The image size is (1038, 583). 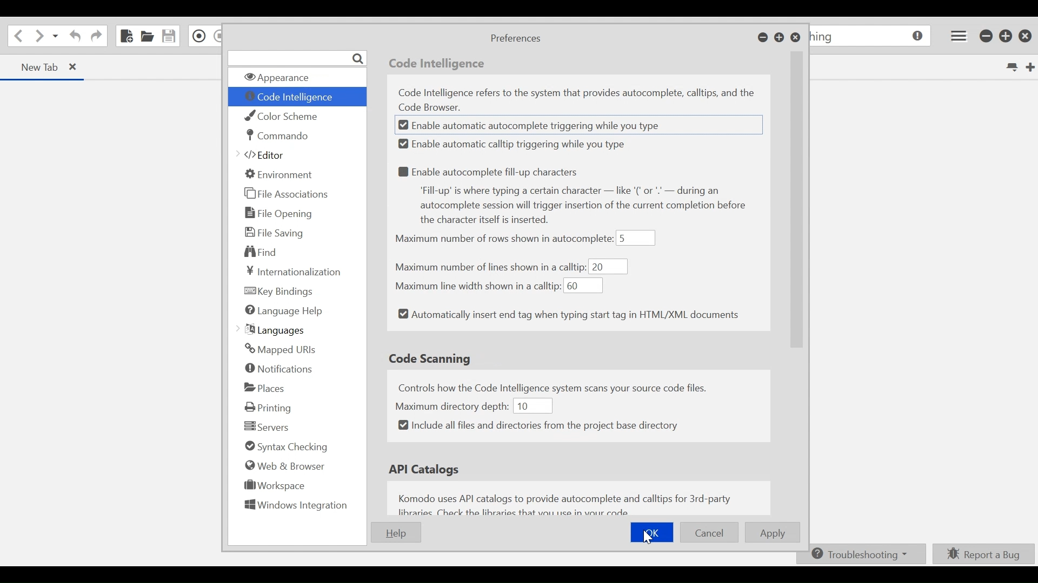 I want to click on Servers, so click(x=267, y=427).